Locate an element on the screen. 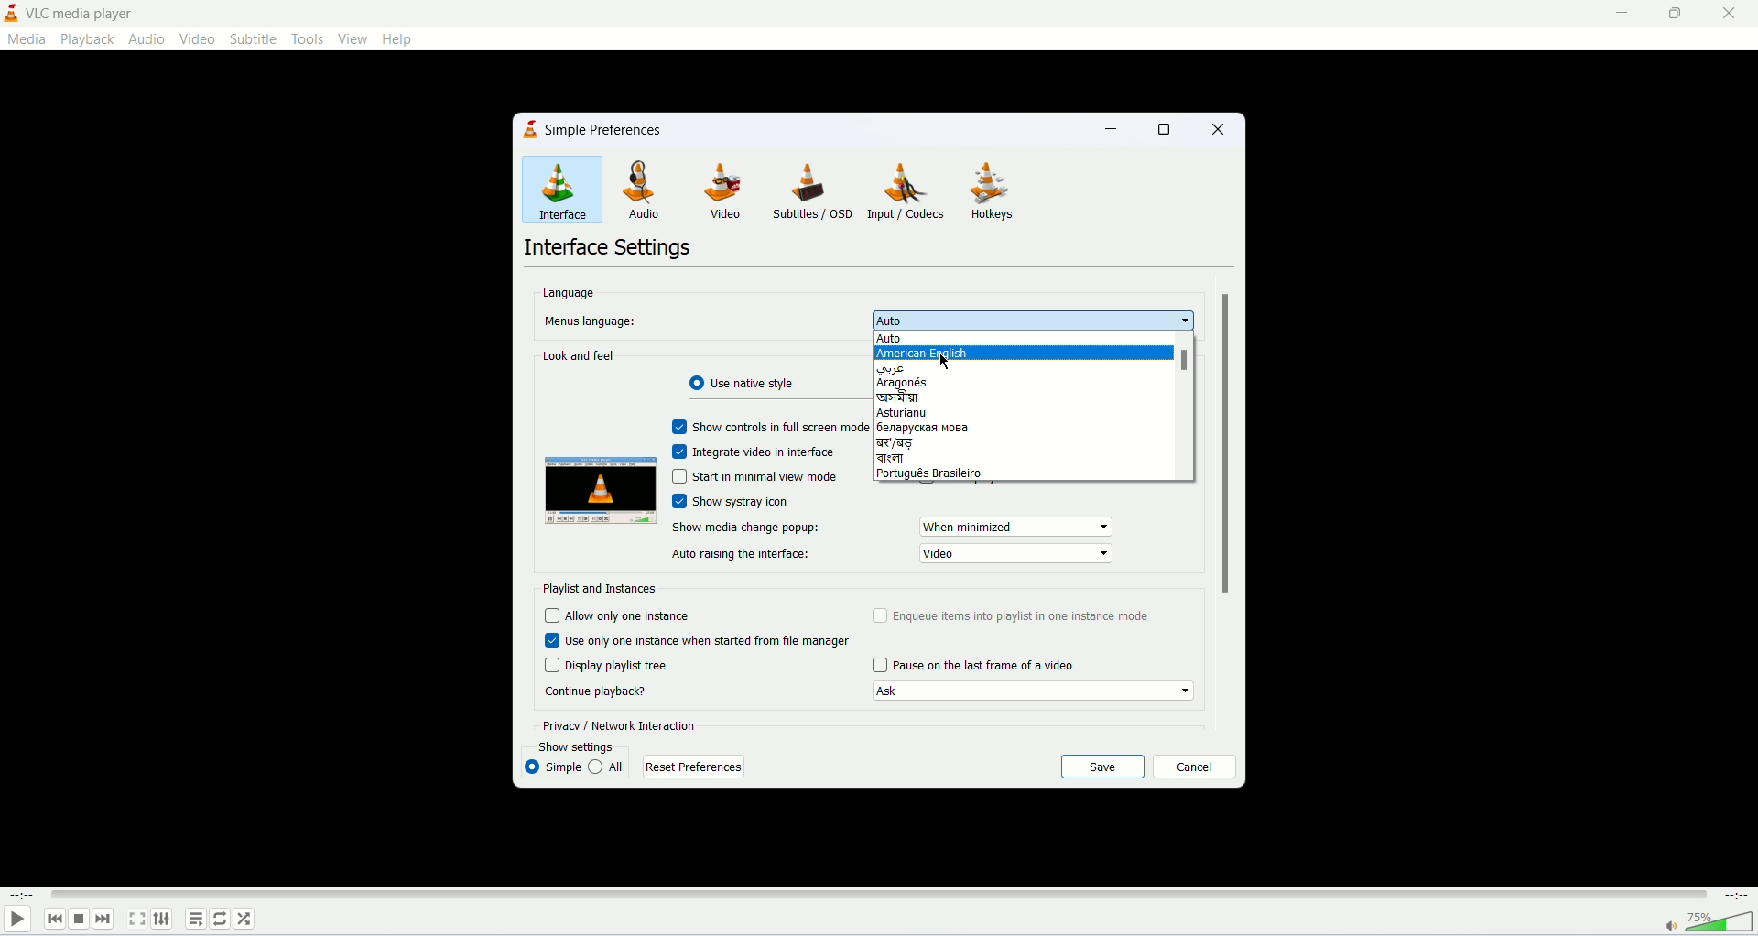 The height and width of the screenshot is (936, 1758). toggle loop is located at coordinates (220, 920).